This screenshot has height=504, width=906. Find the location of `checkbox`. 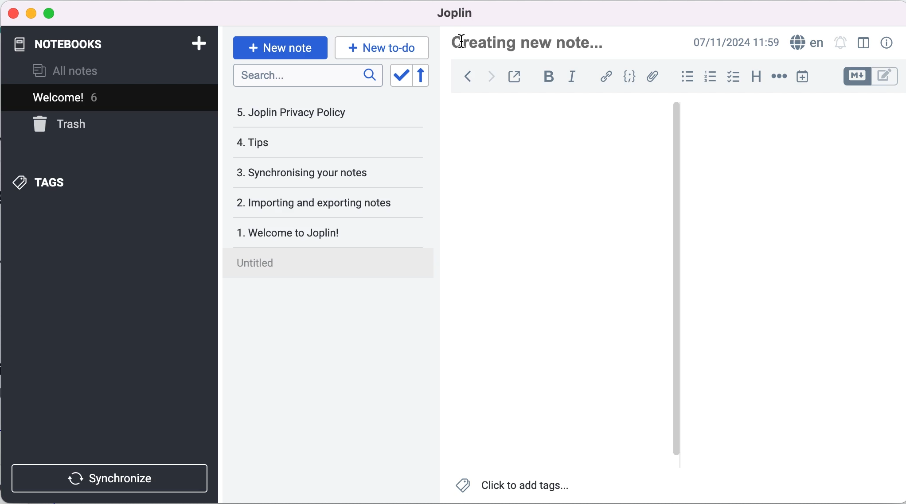

checkbox is located at coordinates (734, 77).